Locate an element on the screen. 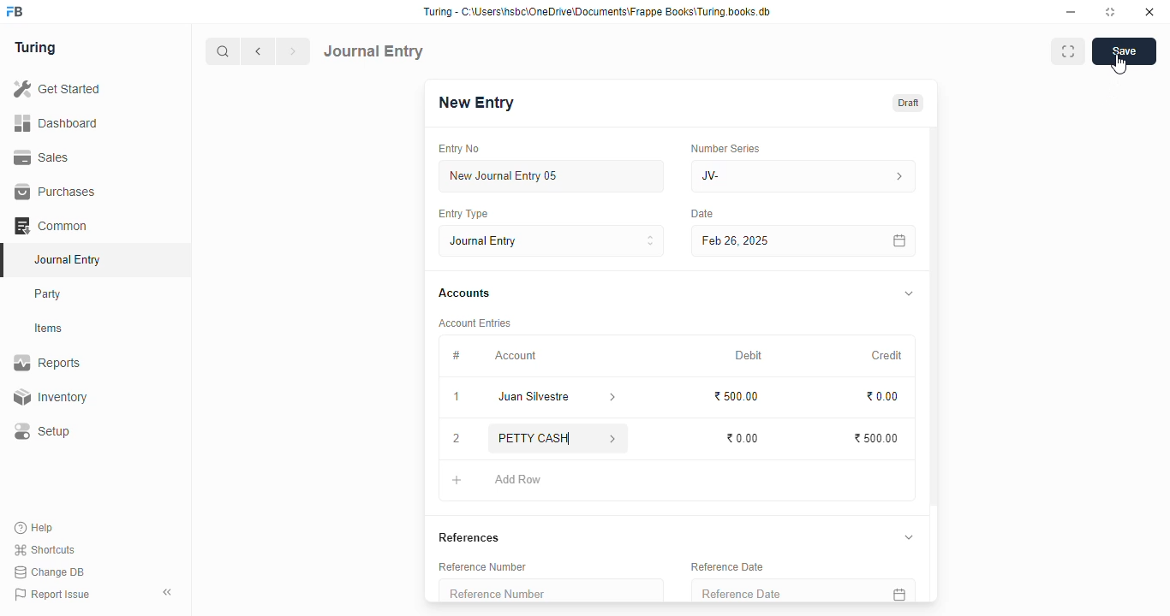 The width and height of the screenshot is (1170, 616). reference number is located at coordinates (550, 590).